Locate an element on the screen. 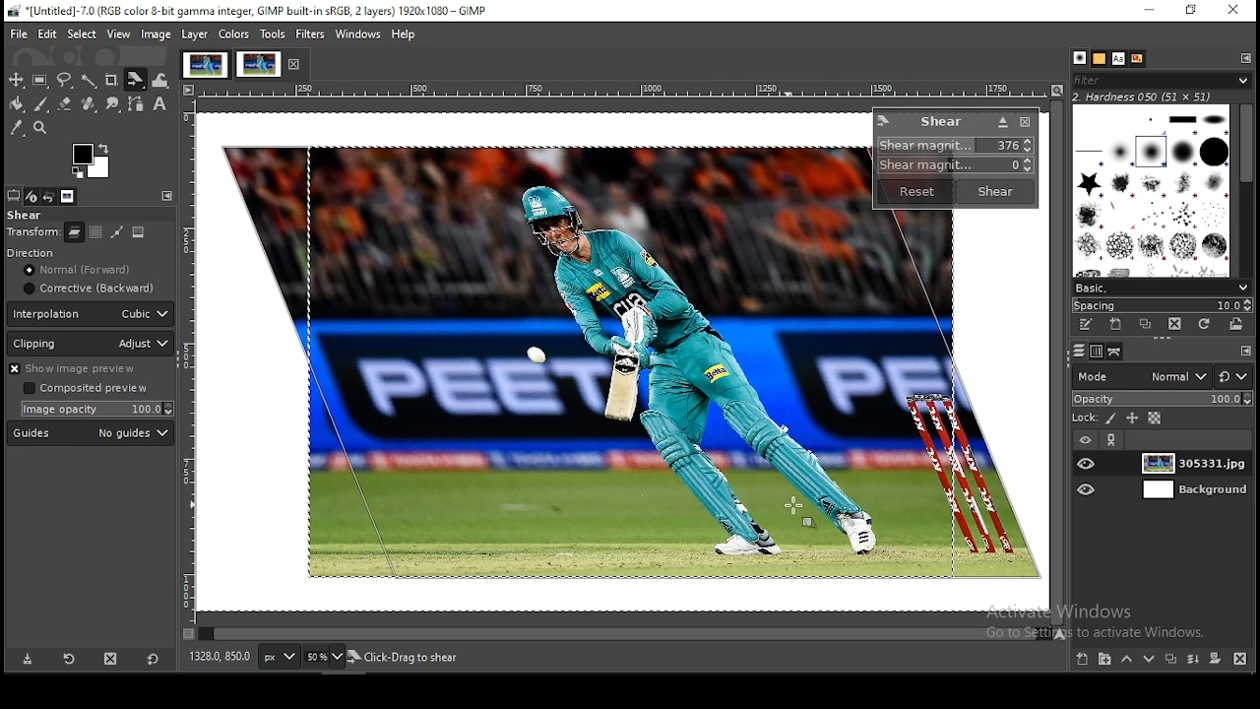 Image resolution: width=1260 pixels, height=709 pixels. tool options is located at coordinates (13, 196).